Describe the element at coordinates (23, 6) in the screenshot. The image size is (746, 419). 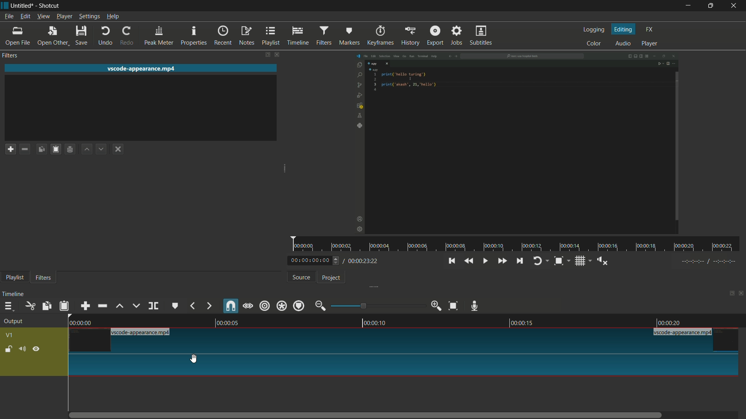
I see `project name` at that location.